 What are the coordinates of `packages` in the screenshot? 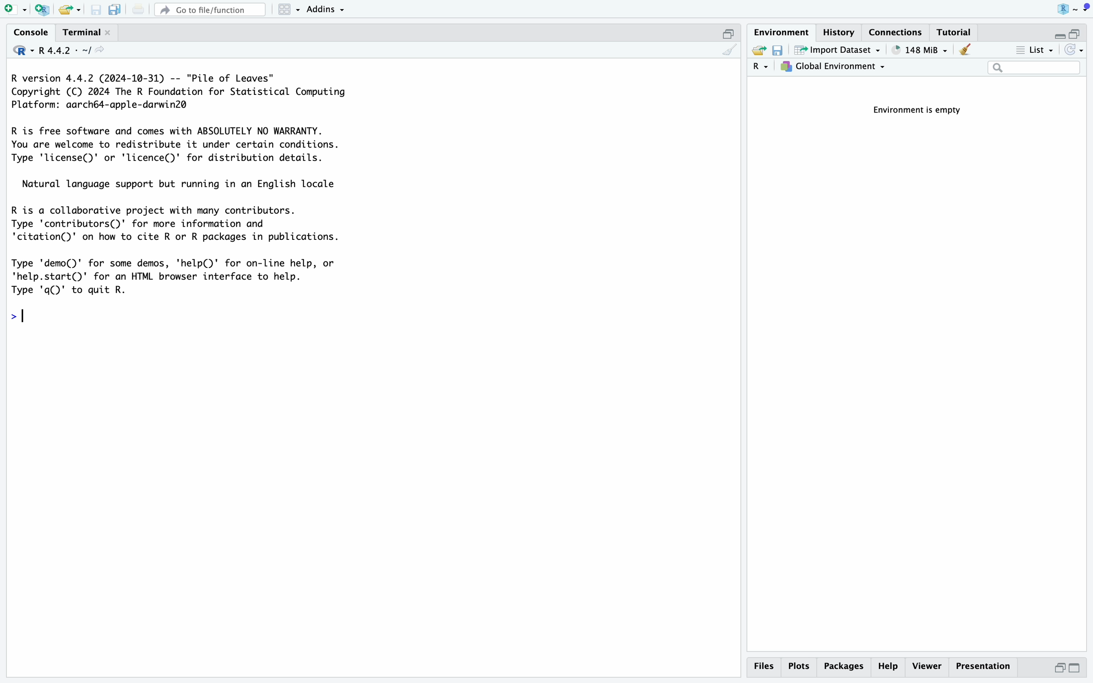 It's located at (843, 668).